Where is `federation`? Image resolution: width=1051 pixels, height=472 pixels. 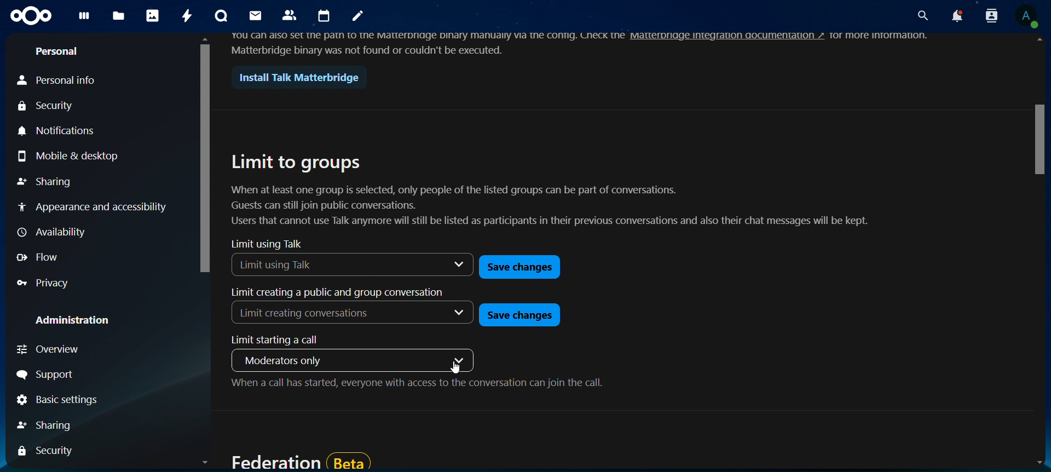 federation is located at coordinates (300, 461).